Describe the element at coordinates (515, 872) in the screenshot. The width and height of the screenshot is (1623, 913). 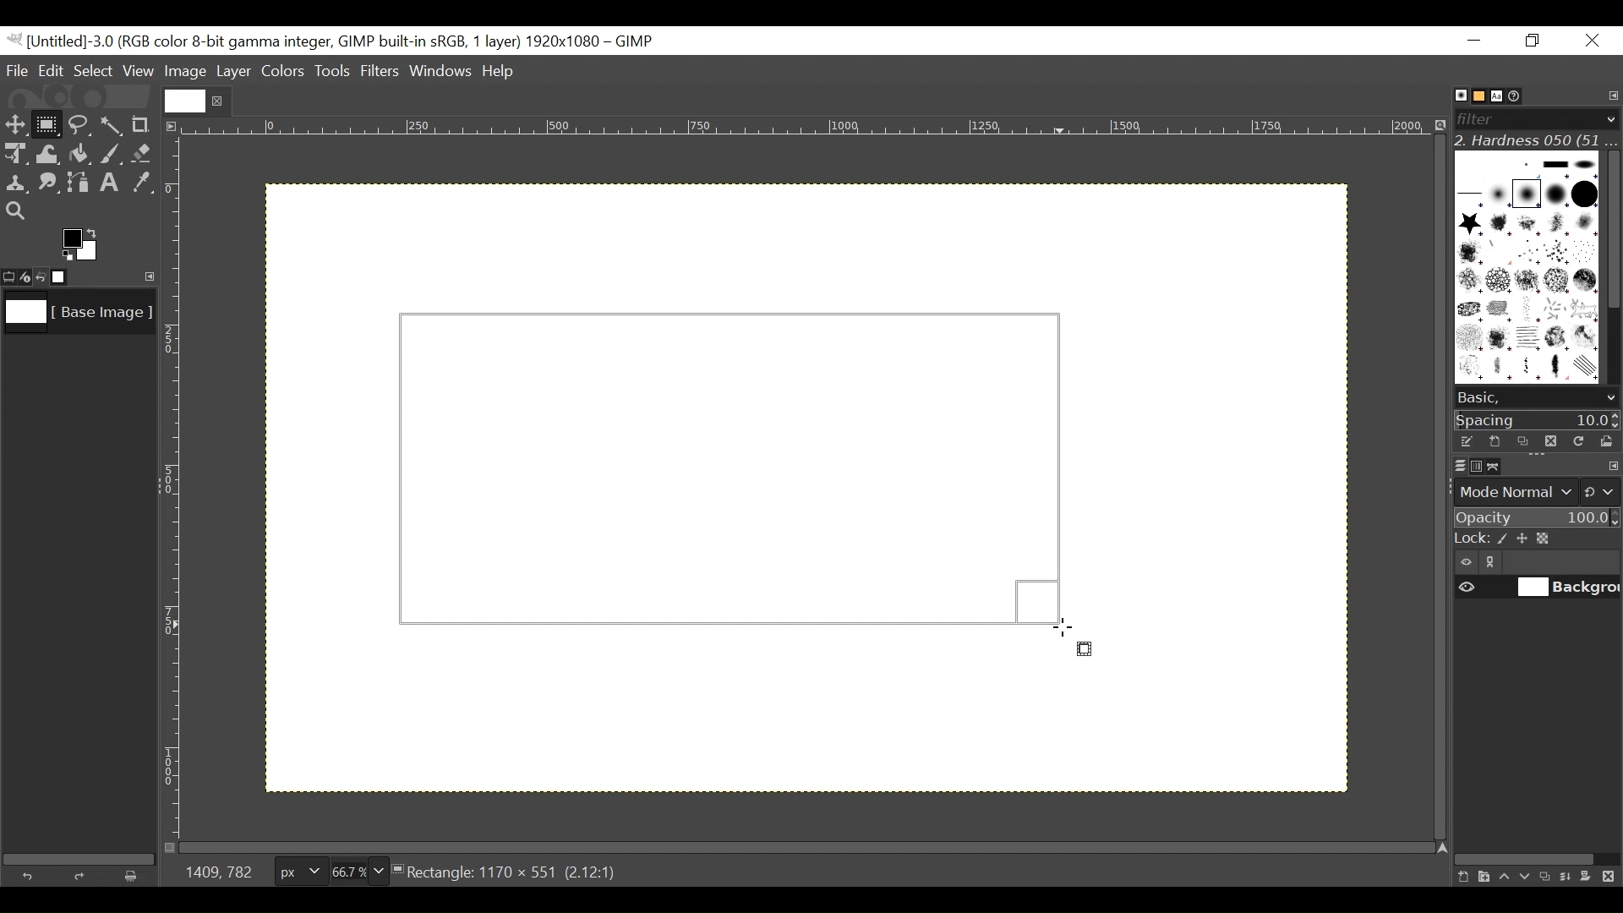
I see `Rectangle: 1170 x 551 (2.12:1)` at that location.